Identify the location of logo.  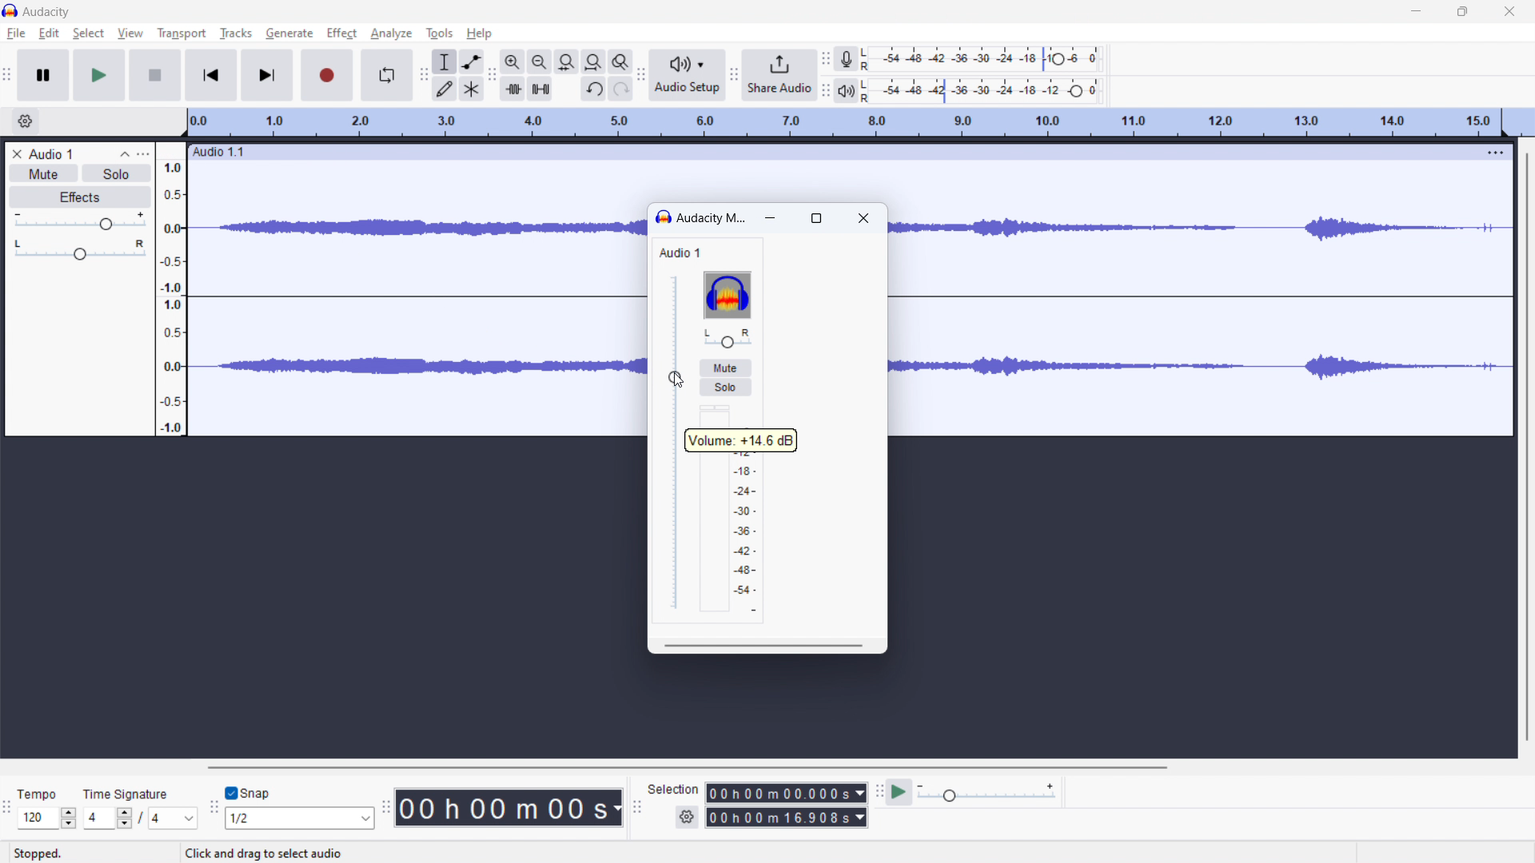
(664, 218).